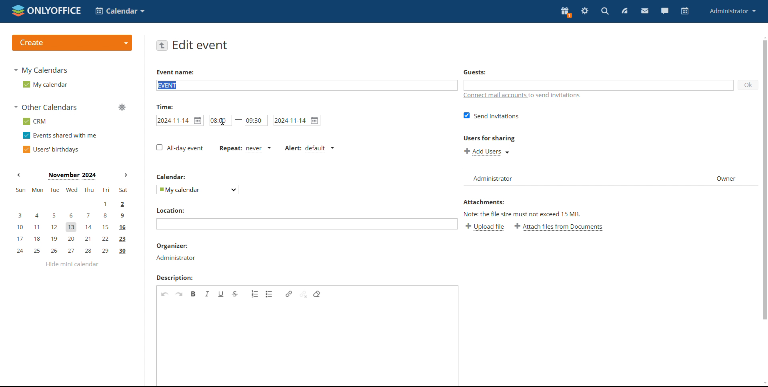 This screenshot has height=387, width=768. Describe the element at coordinates (61, 136) in the screenshot. I see `events shared with me` at that location.